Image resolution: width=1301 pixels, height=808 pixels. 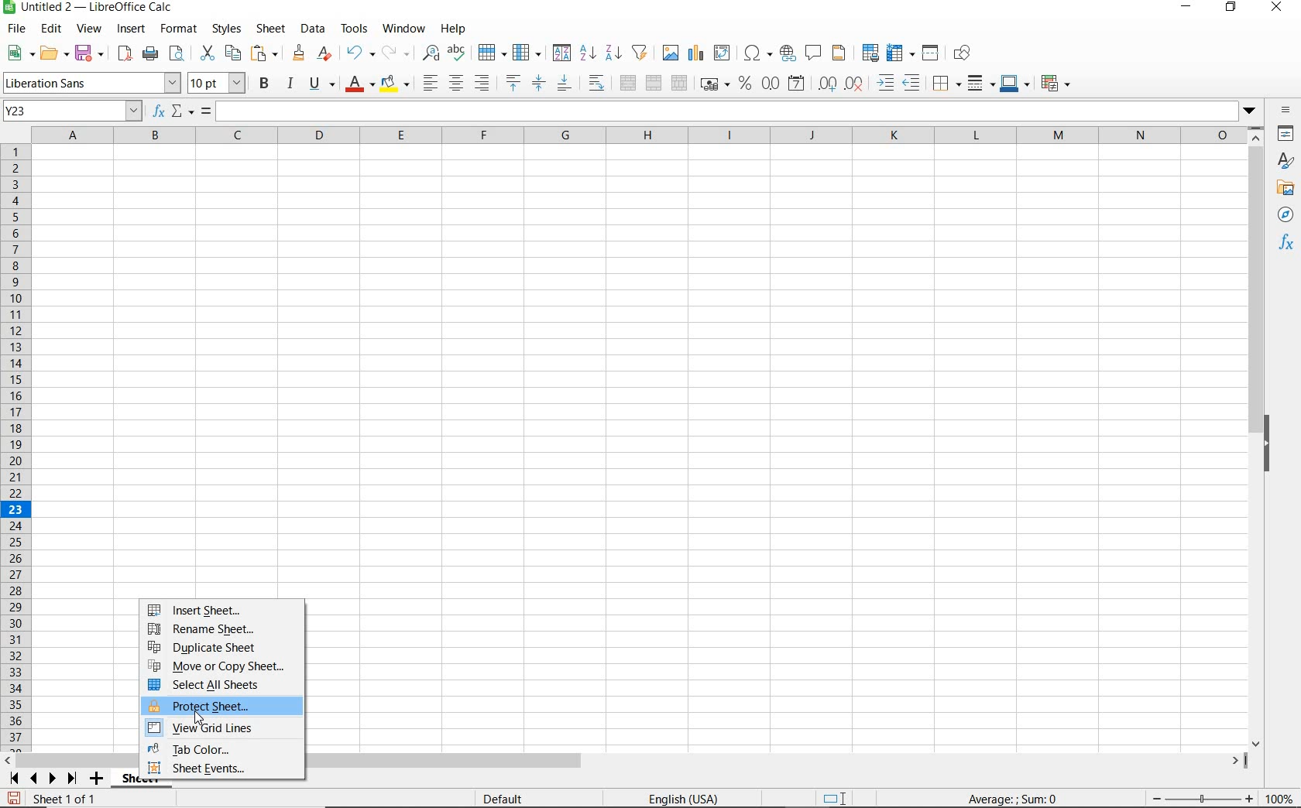 What do you see at coordinates (403, 29) in the screenshot?
I see `WINDOW` at bounding box center [403, 29].